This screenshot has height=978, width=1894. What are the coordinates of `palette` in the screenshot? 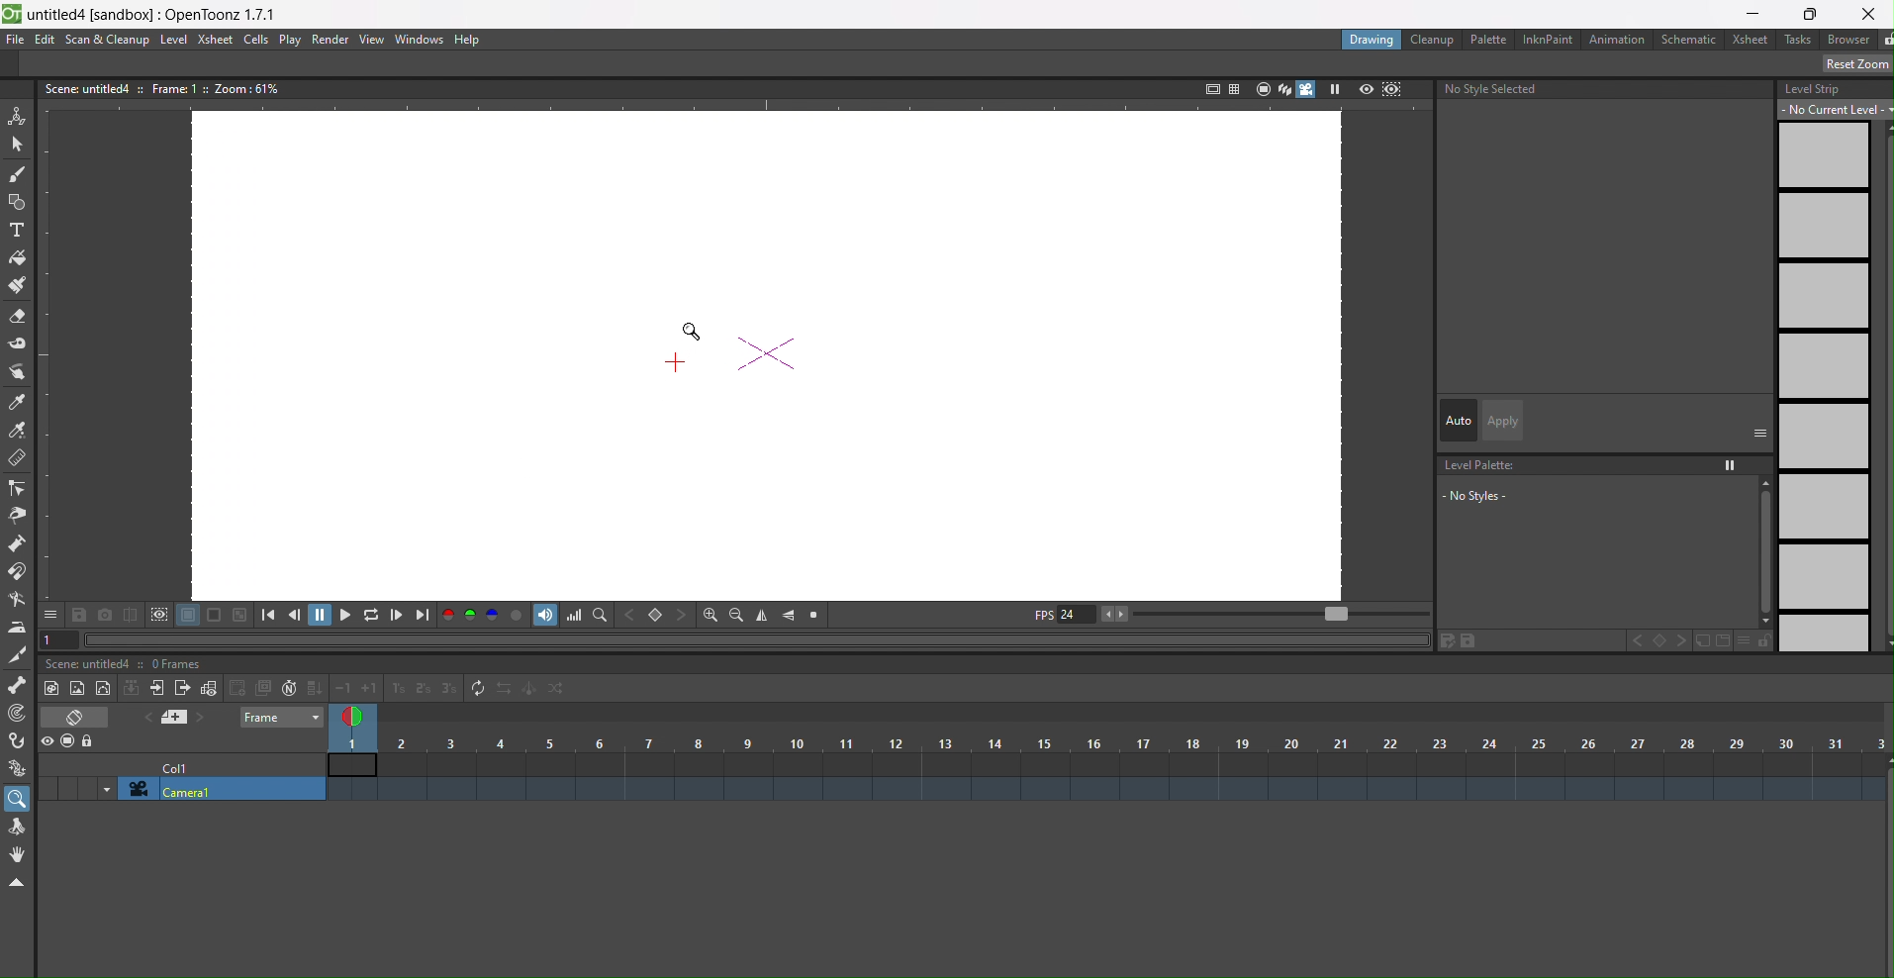 It's located at (1487, 39).